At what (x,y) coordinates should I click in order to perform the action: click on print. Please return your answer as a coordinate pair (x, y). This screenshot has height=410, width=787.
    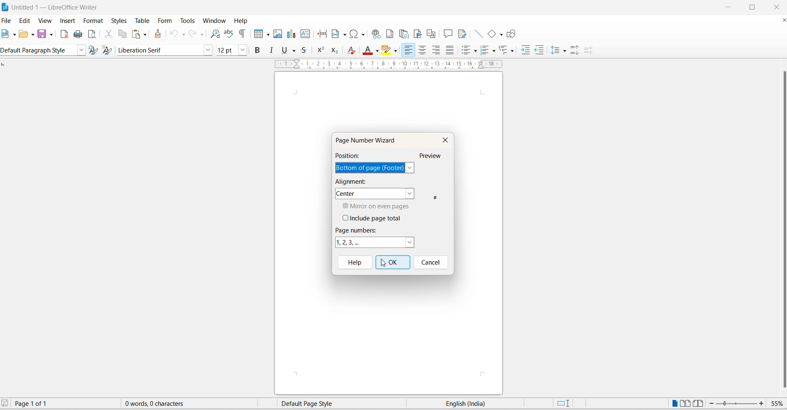
    Looking at the image, I should click on (79, 34).